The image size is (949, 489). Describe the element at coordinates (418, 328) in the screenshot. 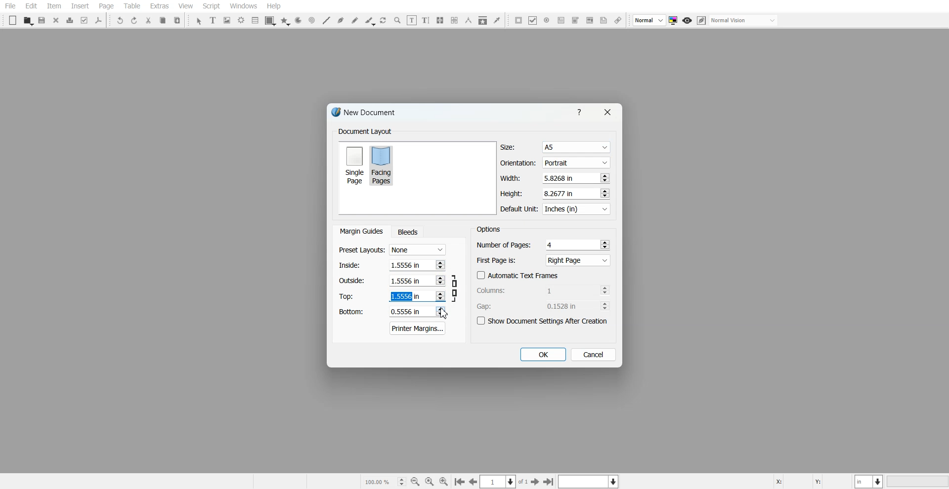

I see `Printer Margins` at that location.